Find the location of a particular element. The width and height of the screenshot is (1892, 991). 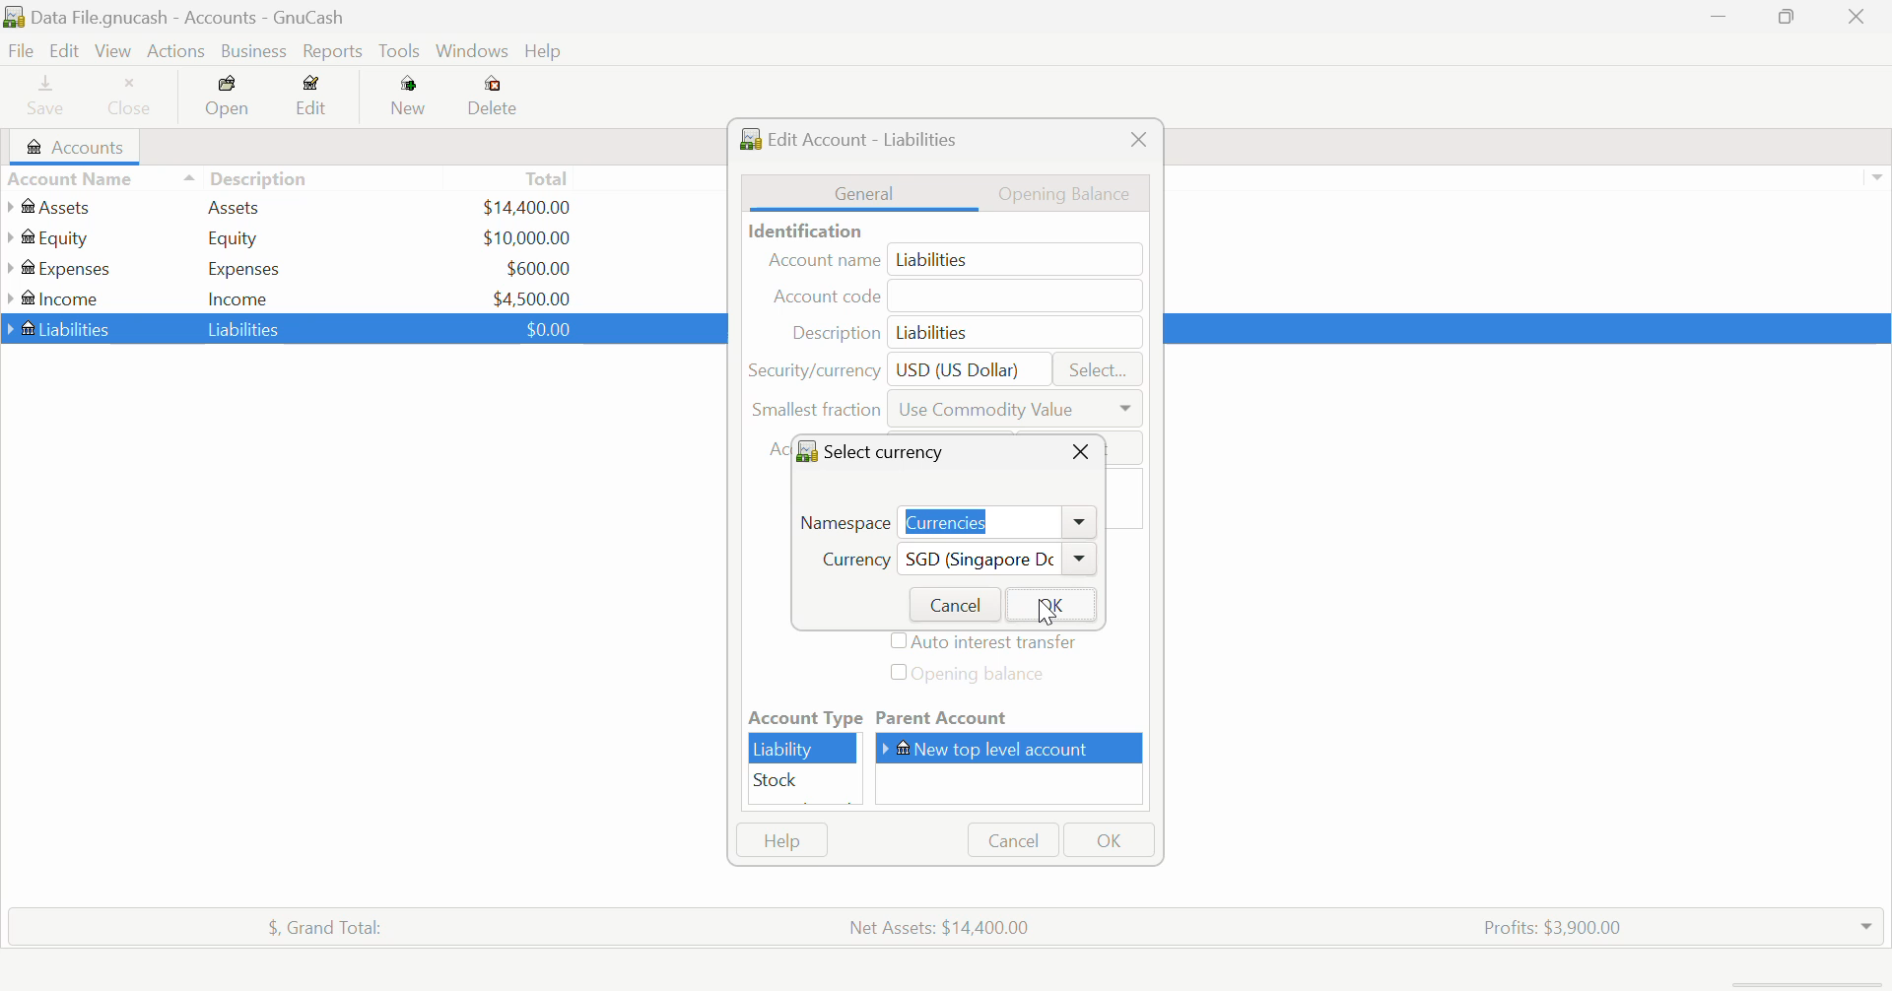

Opening balance is located at coordinates (985, 676).